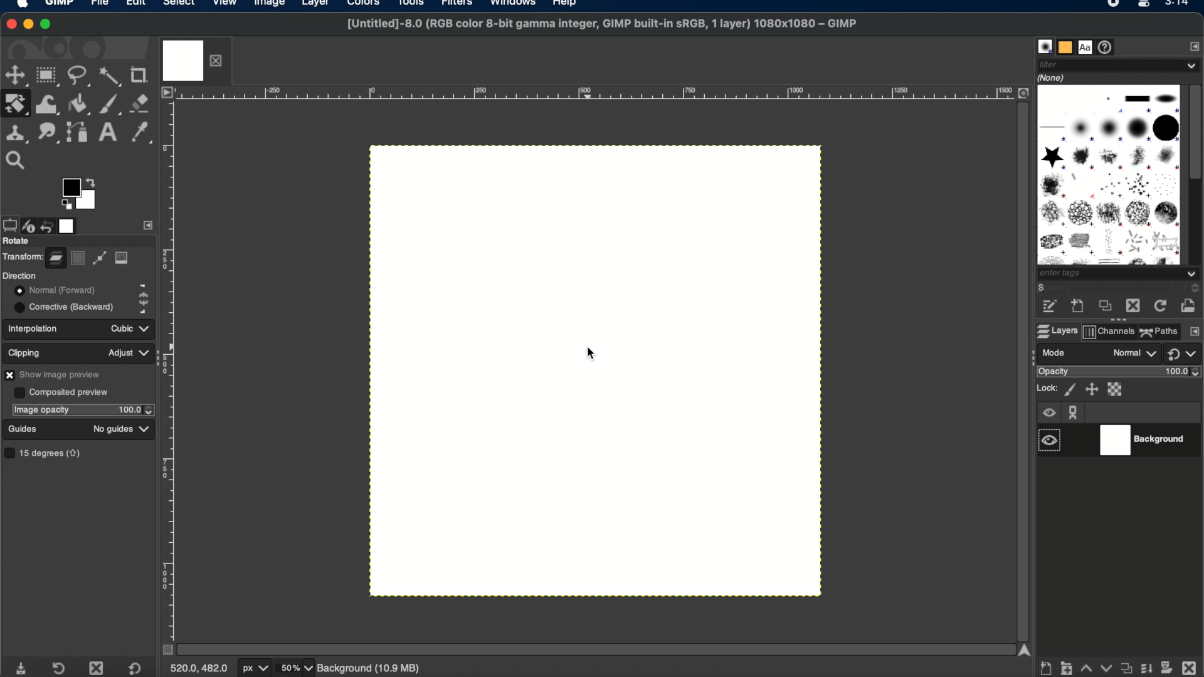 The image size is (1204, 677). I want to click on opacity stepper buttons, so click(136, 409).